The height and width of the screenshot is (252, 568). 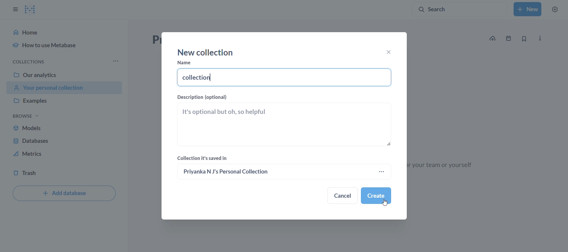 What do you see at coordinates (26, 115) in the screenshot?
I see `browse` at bounding box center [26, 115].